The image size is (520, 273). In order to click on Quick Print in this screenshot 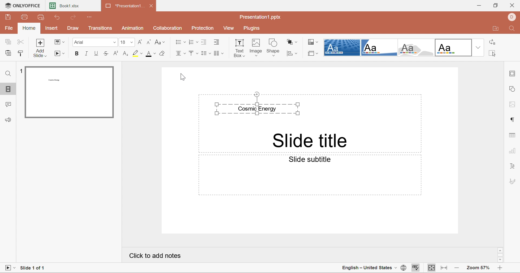, I will do `click(40, 17)`.